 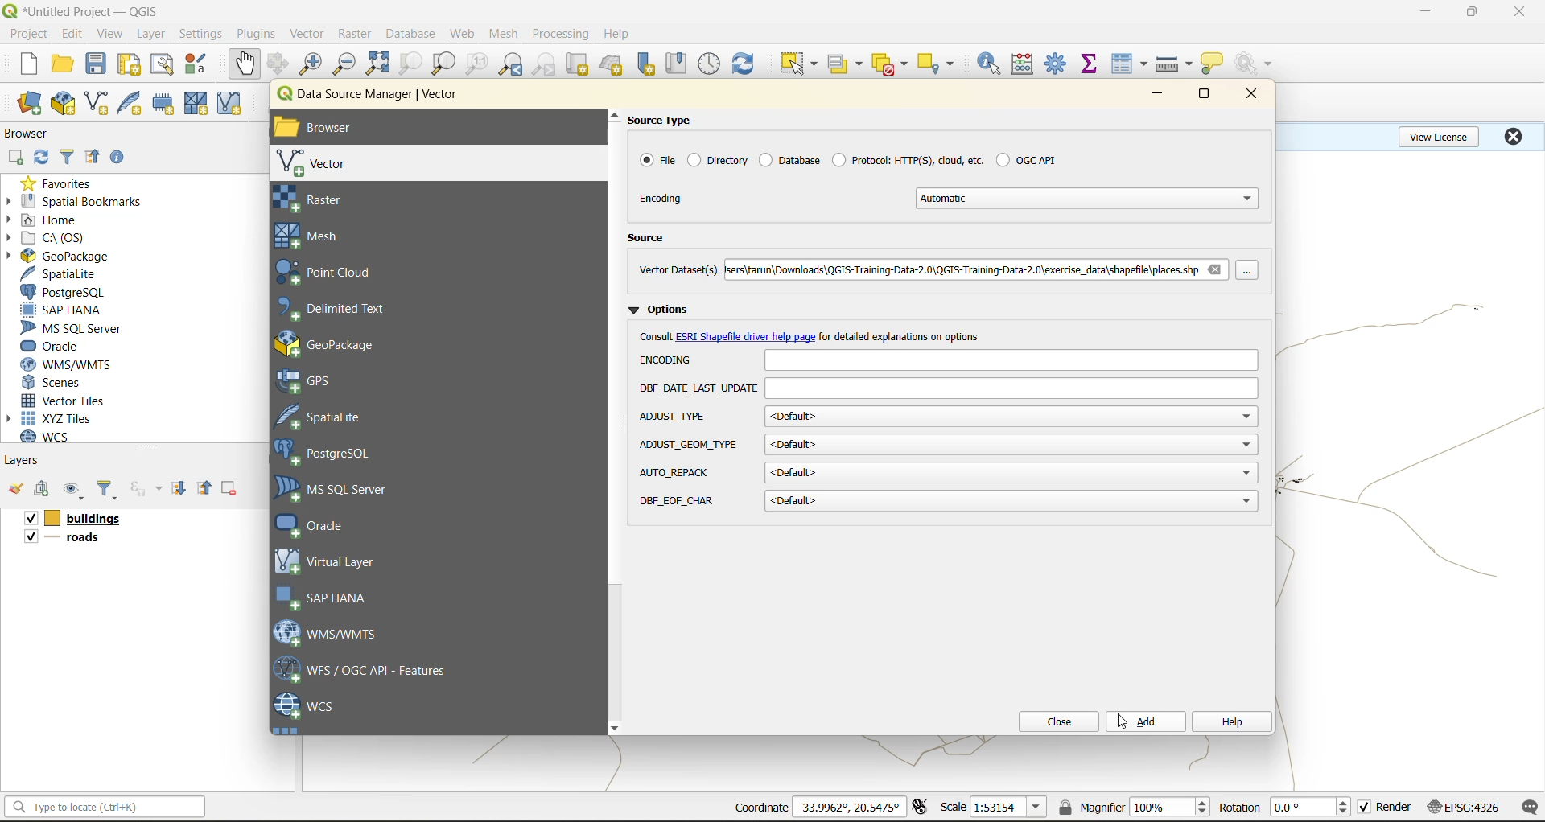 I want to click on edit, so click(x=72, y=36).